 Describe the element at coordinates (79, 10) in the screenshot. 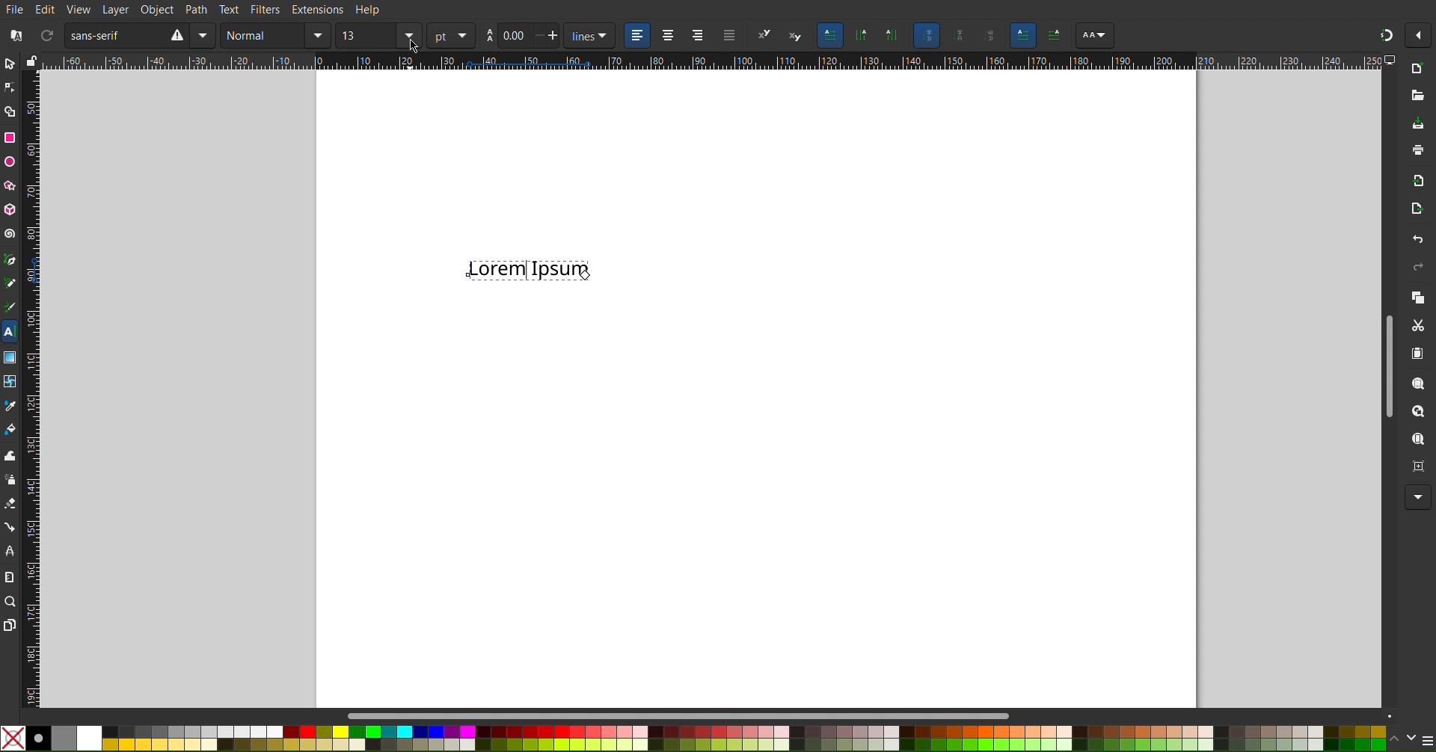

I see `View` at that location.